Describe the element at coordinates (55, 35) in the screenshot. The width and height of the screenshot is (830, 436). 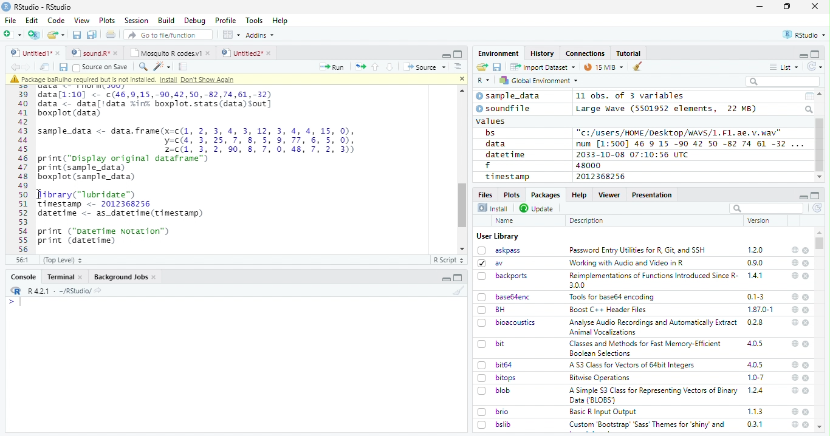
I see `open an existing file` at that location.